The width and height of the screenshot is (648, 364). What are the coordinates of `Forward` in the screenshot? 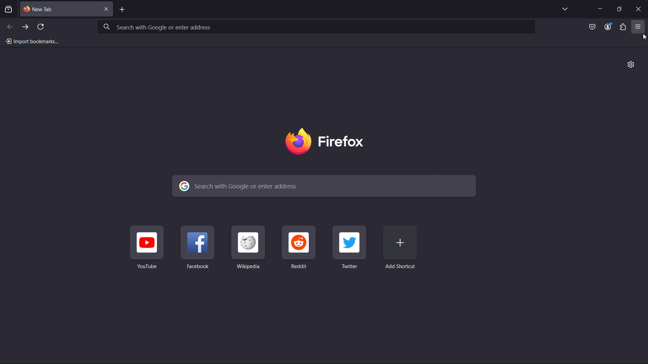 It's located at (24, 28).